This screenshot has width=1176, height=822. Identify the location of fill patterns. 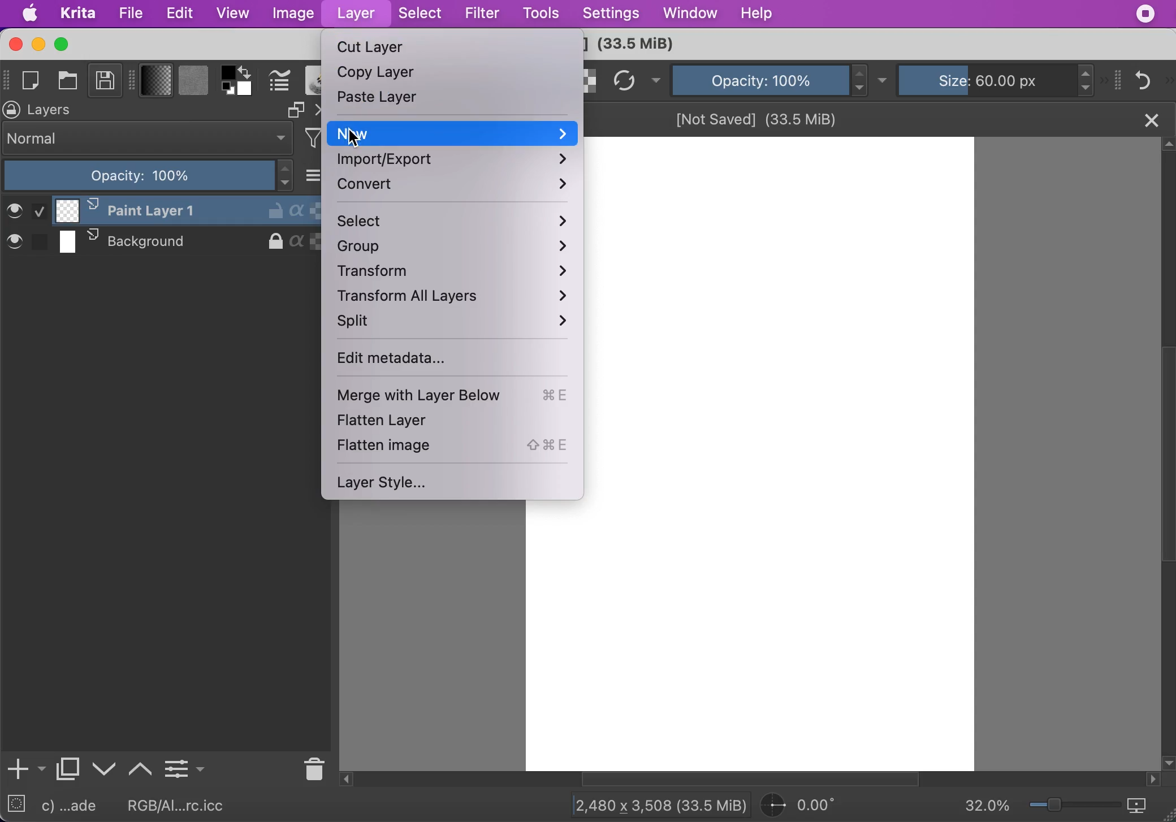
(193, 82).